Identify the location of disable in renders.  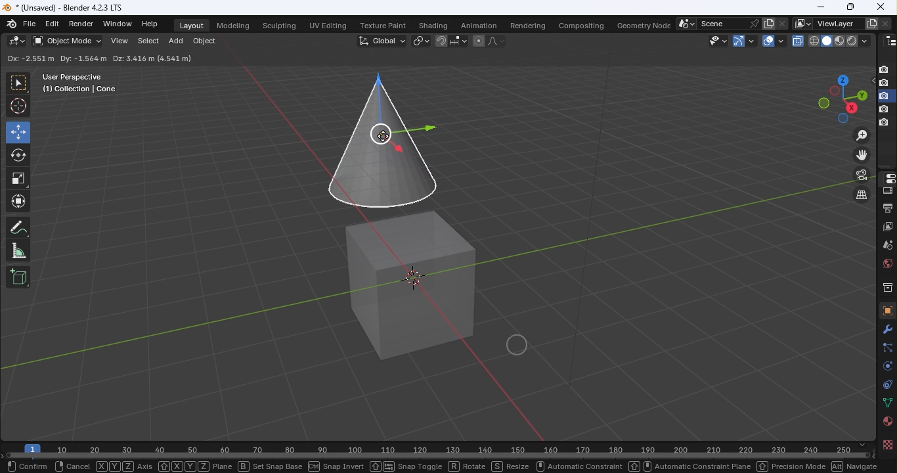
(884, 123).